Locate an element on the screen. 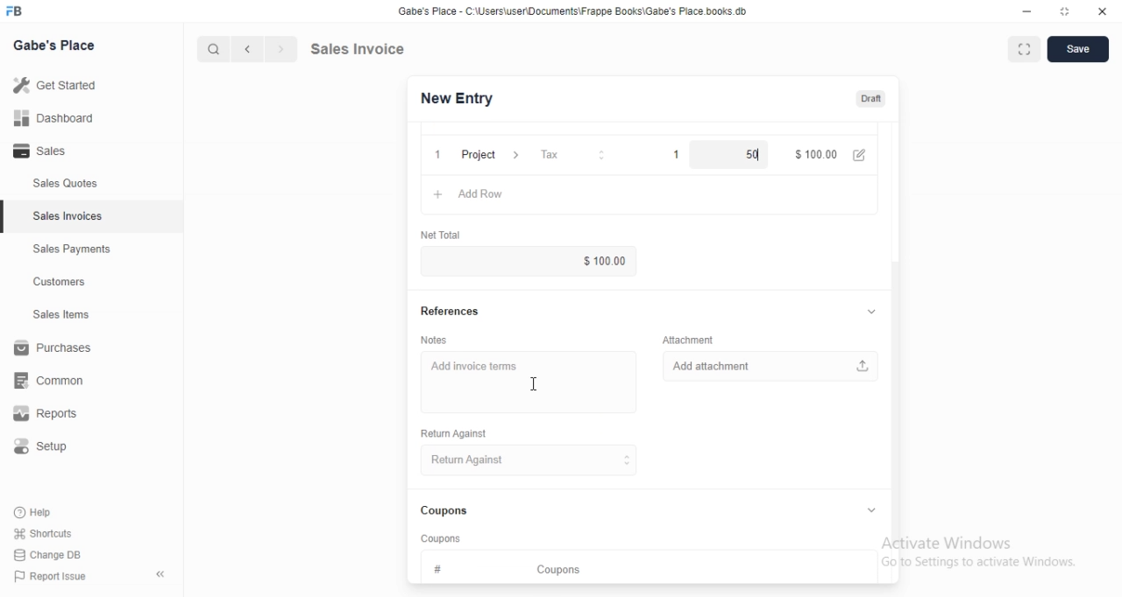  # Coupons is located at coordinates (515, 566).